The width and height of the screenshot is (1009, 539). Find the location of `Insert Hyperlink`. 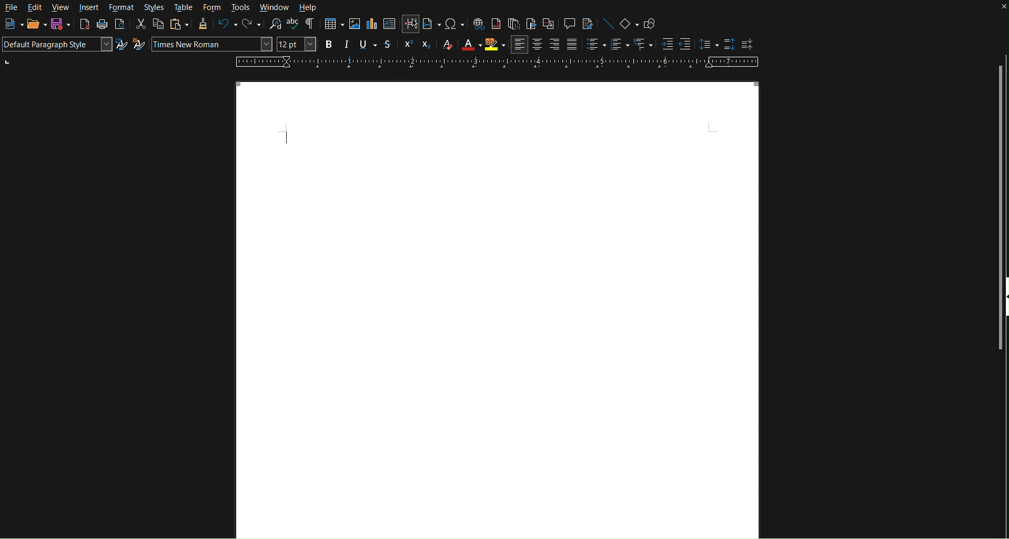

Insert Hyperlink is located at coordinates (477, 24).